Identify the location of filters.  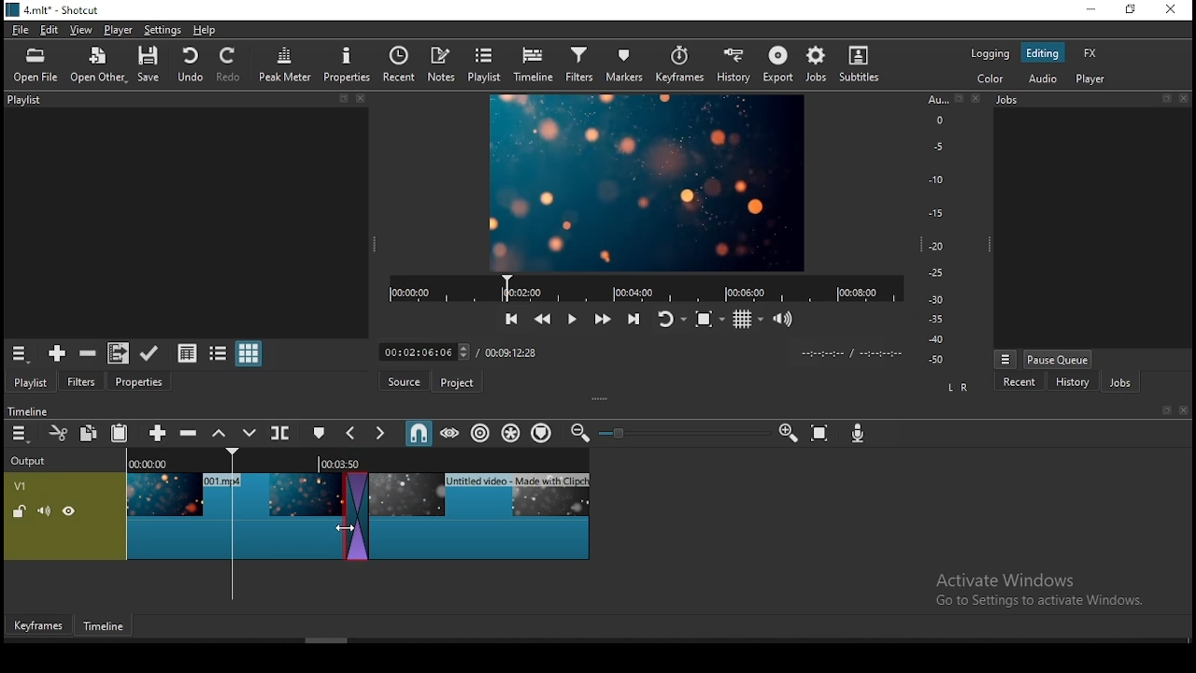
(84, 379).